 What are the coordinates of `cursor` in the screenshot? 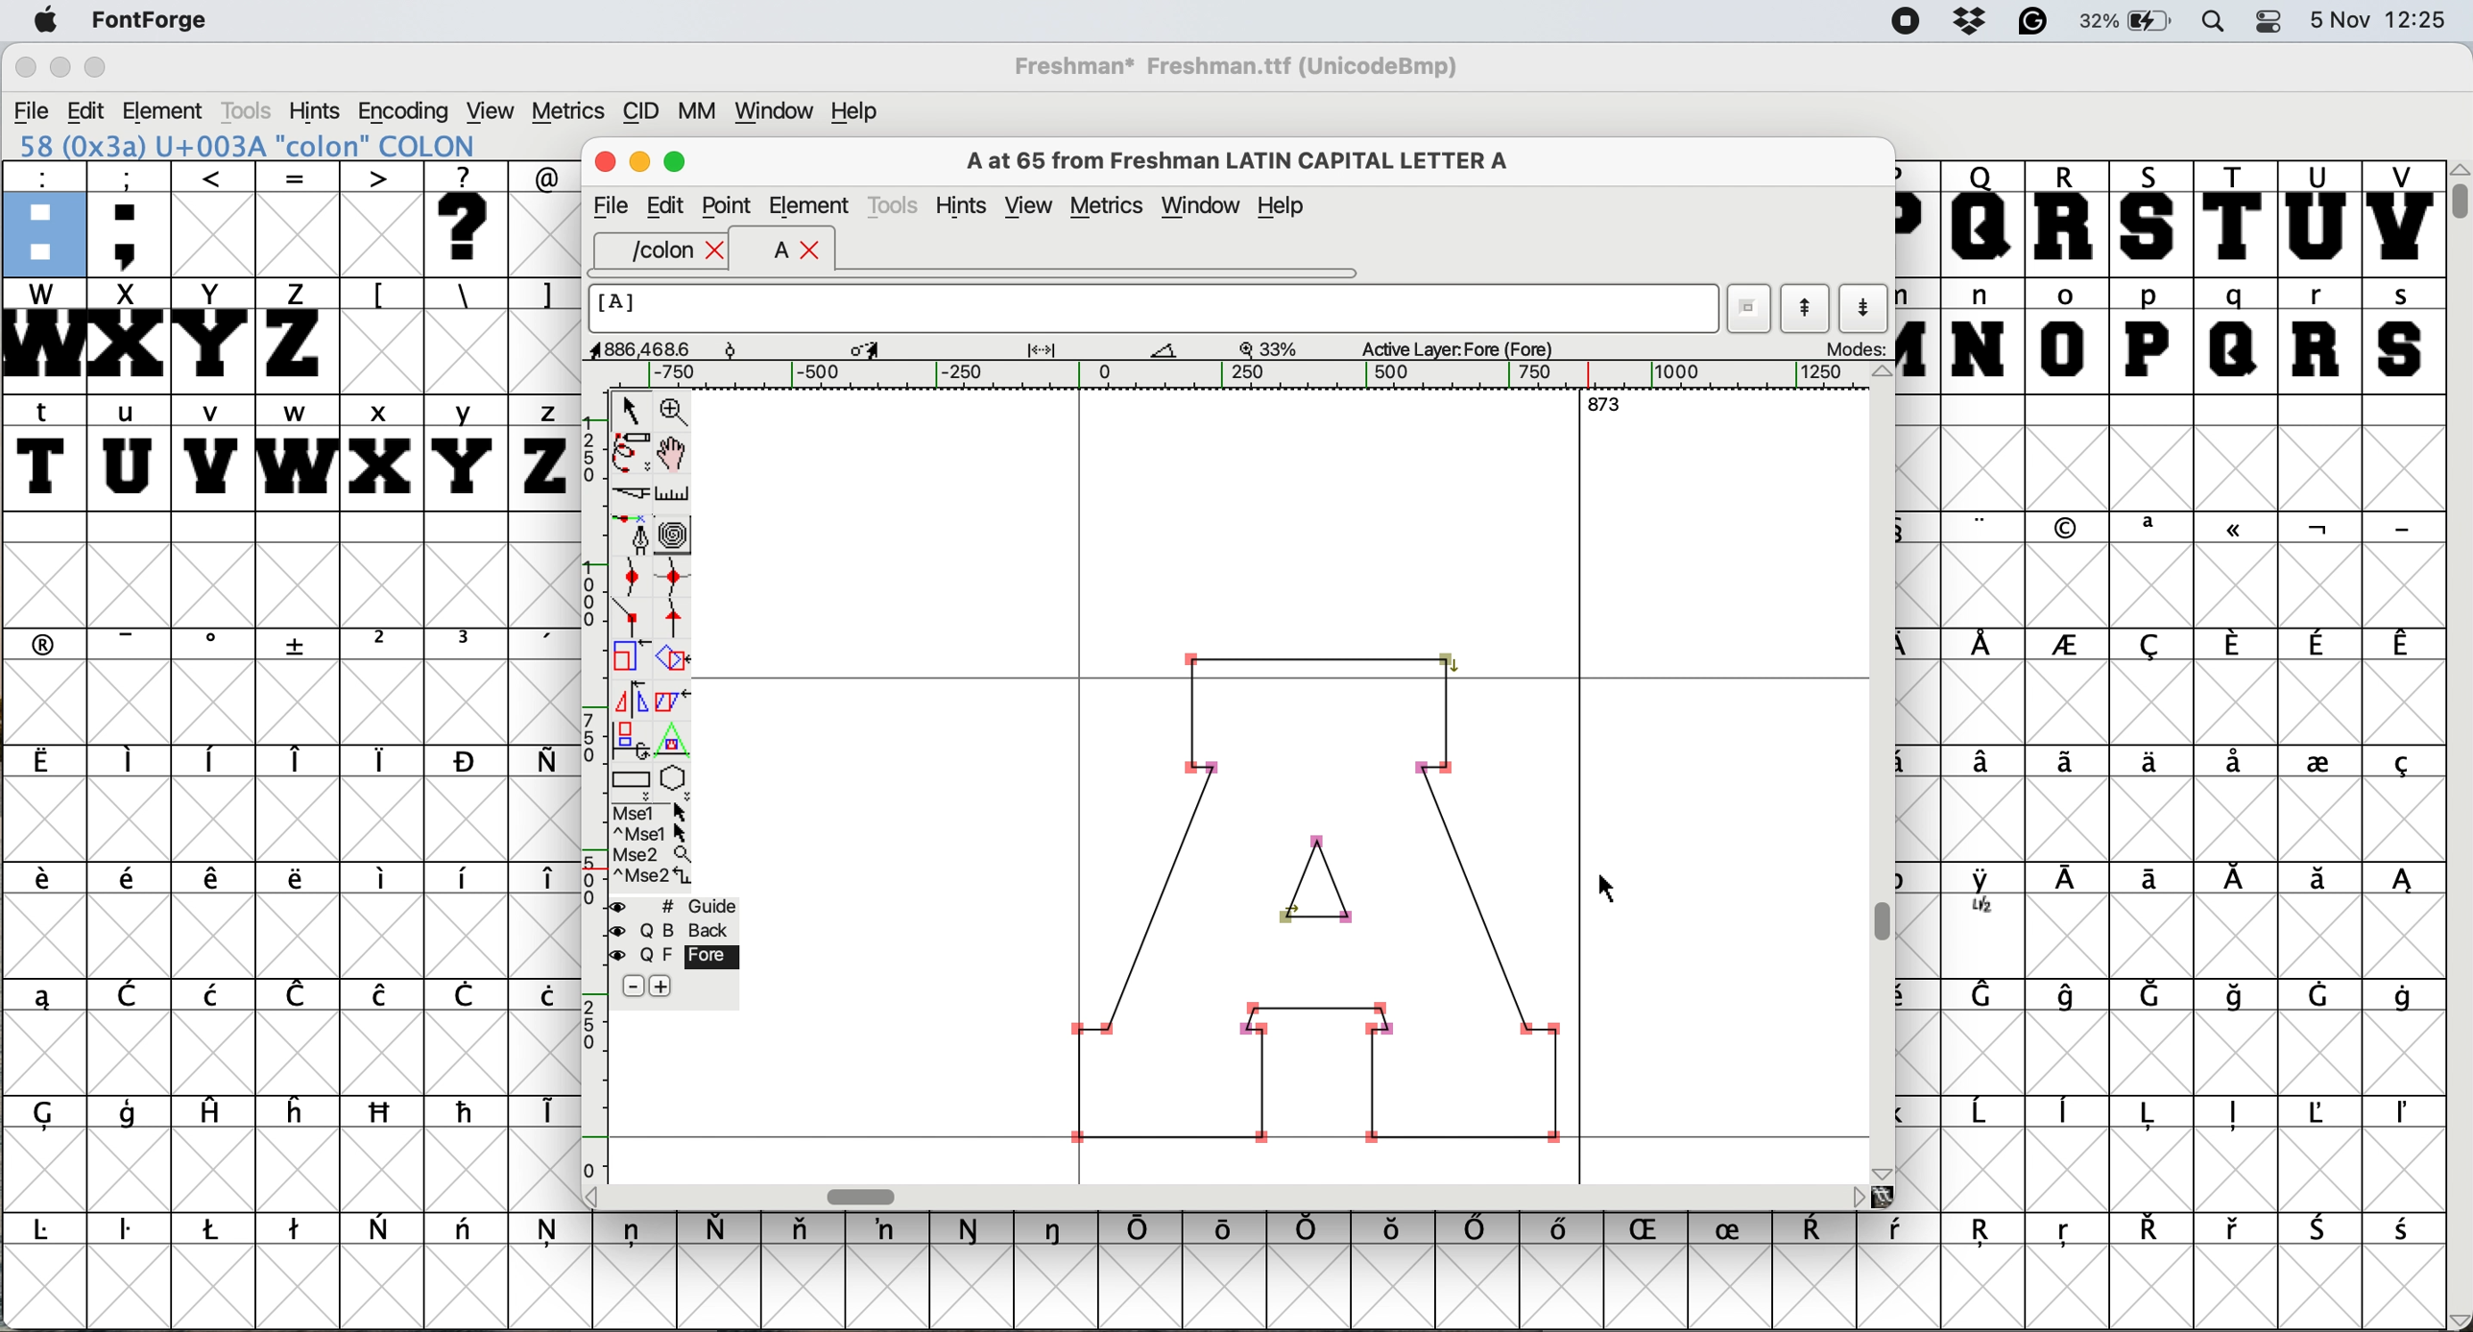 It's located at (1614, 886).